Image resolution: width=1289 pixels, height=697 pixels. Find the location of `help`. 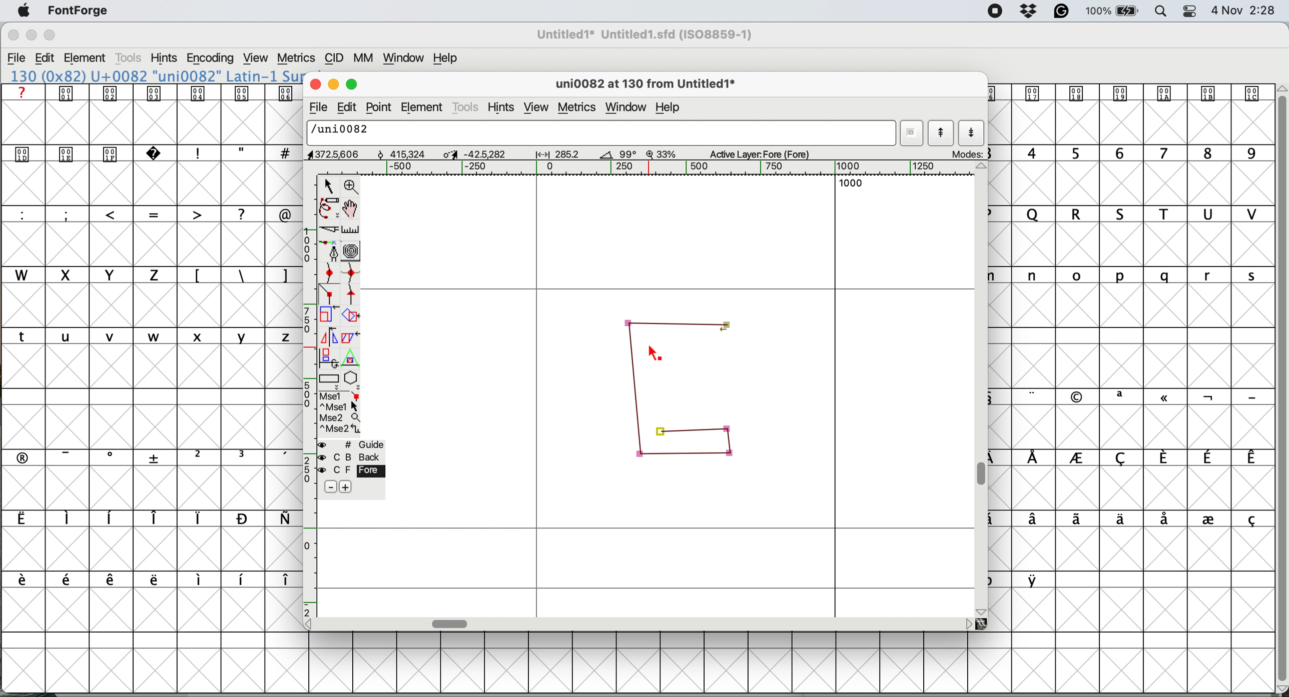

help is located at coordinates (448, 58).